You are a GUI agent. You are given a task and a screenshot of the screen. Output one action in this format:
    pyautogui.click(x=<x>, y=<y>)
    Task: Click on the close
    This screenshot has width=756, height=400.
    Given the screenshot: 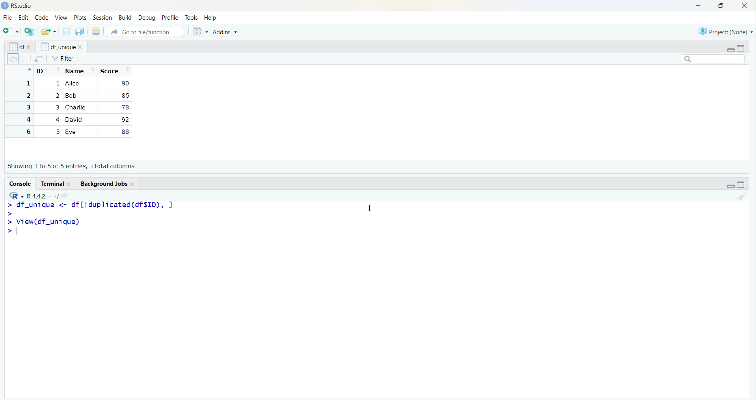 What is the action you would take?
    pyautogui.click(x=71, y=184)
    